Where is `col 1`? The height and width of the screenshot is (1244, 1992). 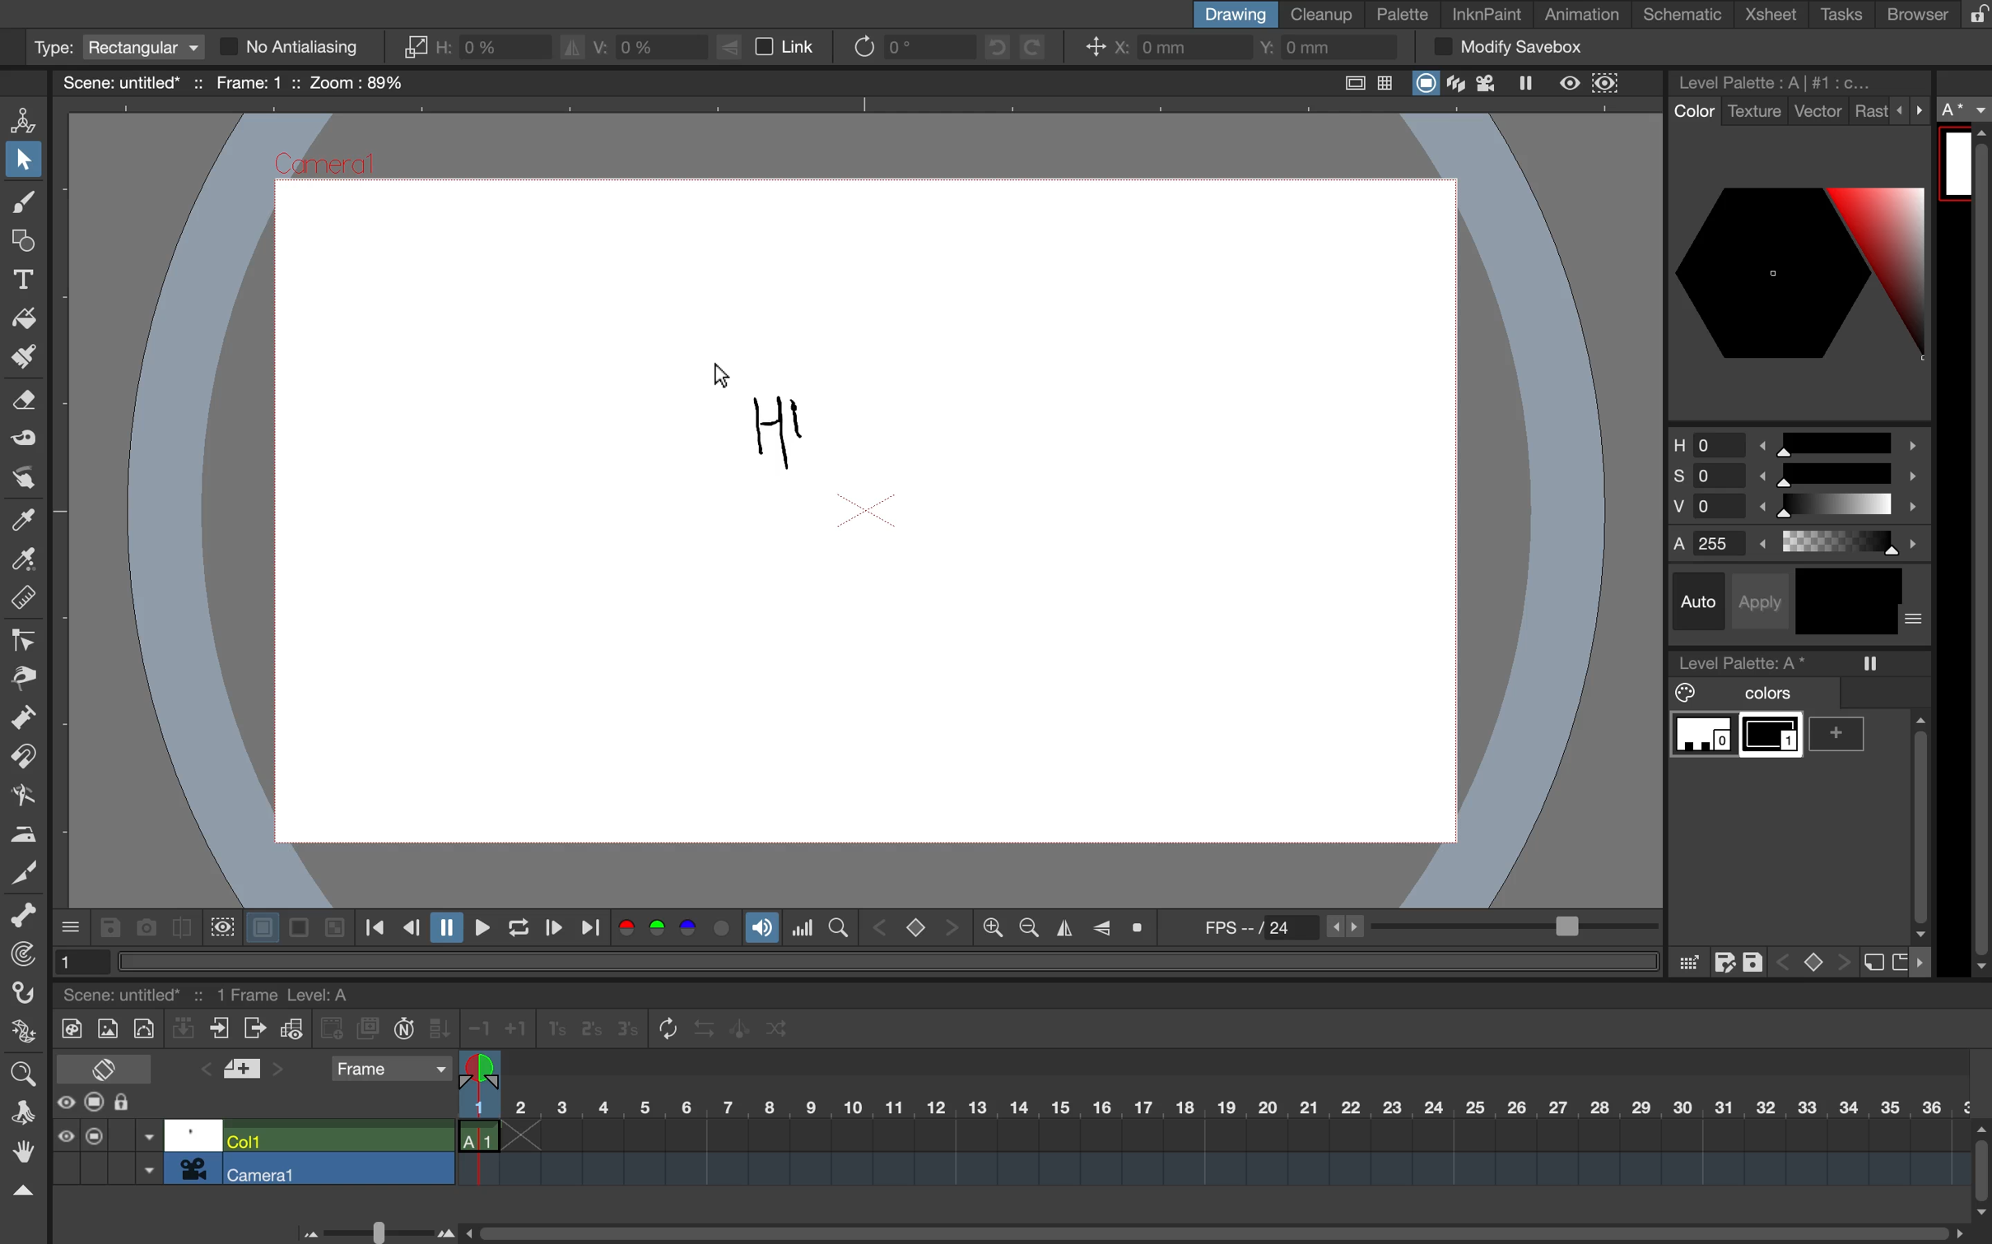 col 1 is located at coordinates (335, 1139).